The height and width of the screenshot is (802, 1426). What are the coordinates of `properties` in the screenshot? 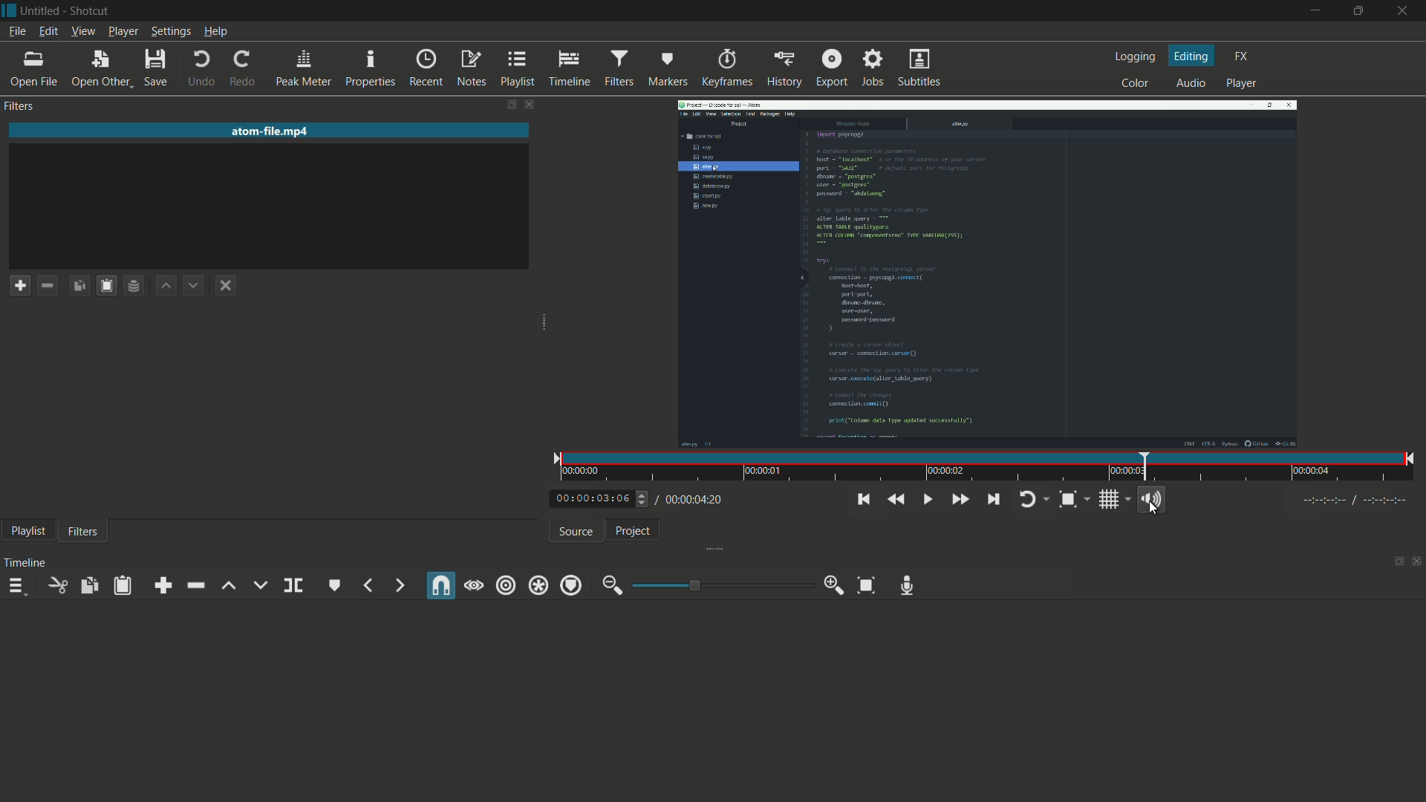 It's located at (369, 69).